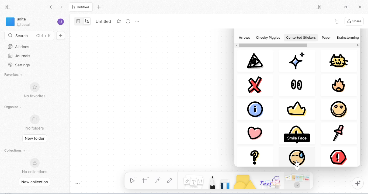 The height and width of the screenshot is (194, 368). I want to click on account, so click(61, 22).